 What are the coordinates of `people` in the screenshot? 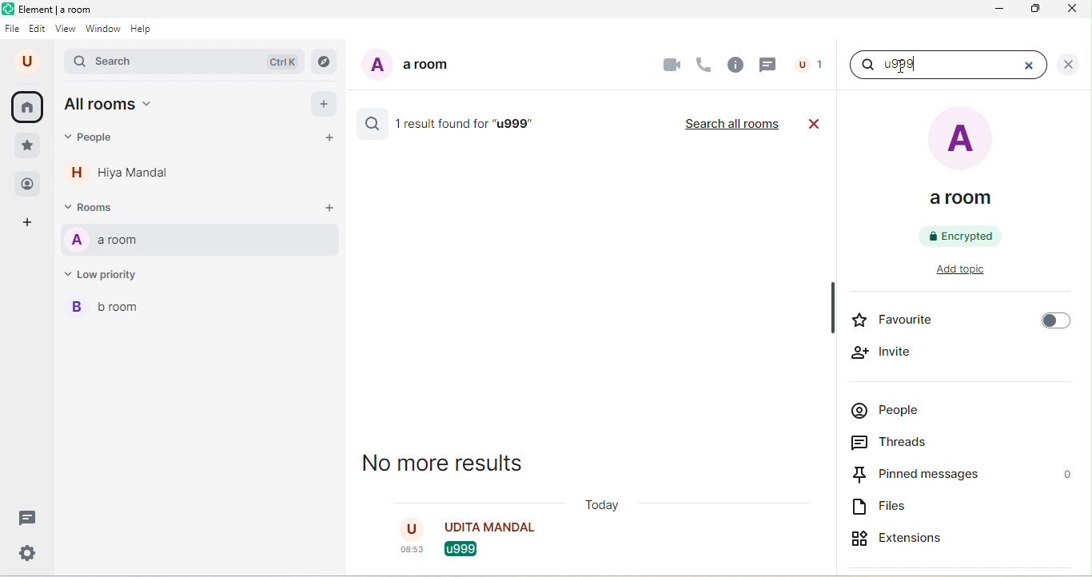 It's located at (94, 141).